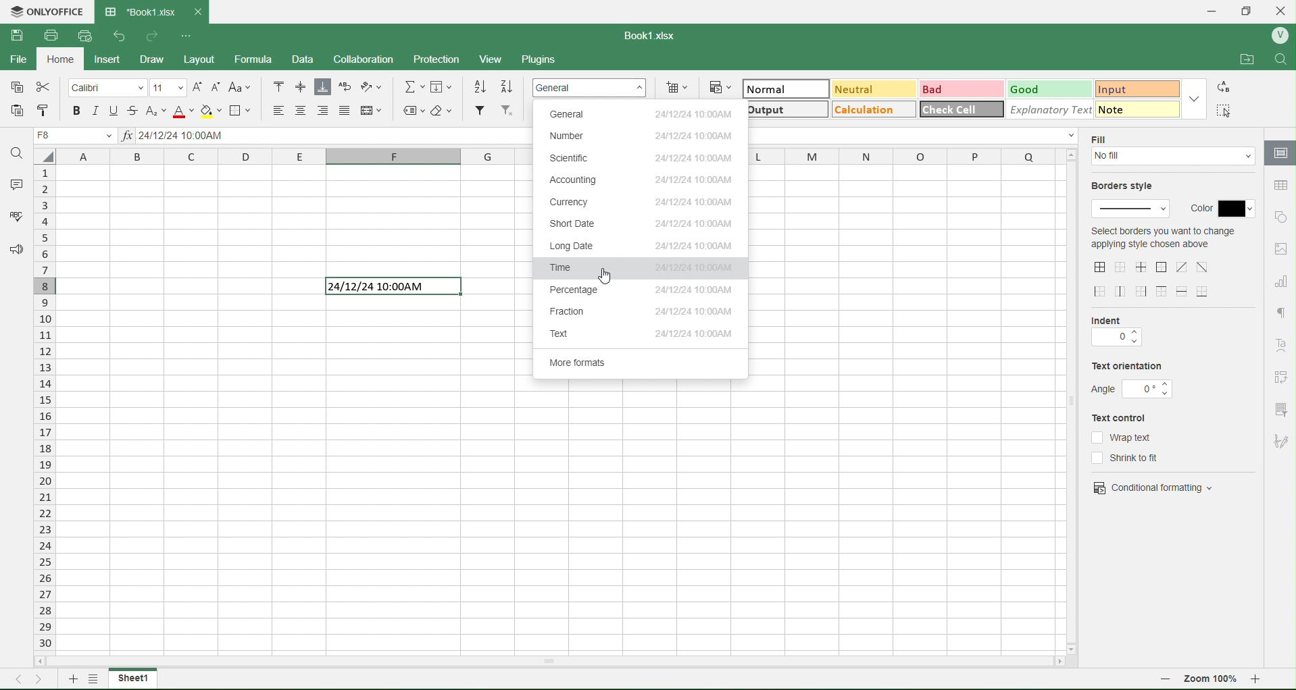  I want to click on Comments, so click(14, 182).